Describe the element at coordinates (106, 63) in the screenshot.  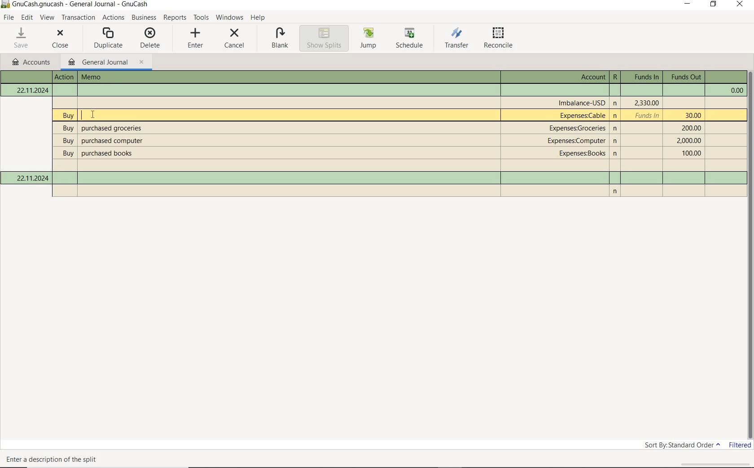
I see `general journal` at that location.